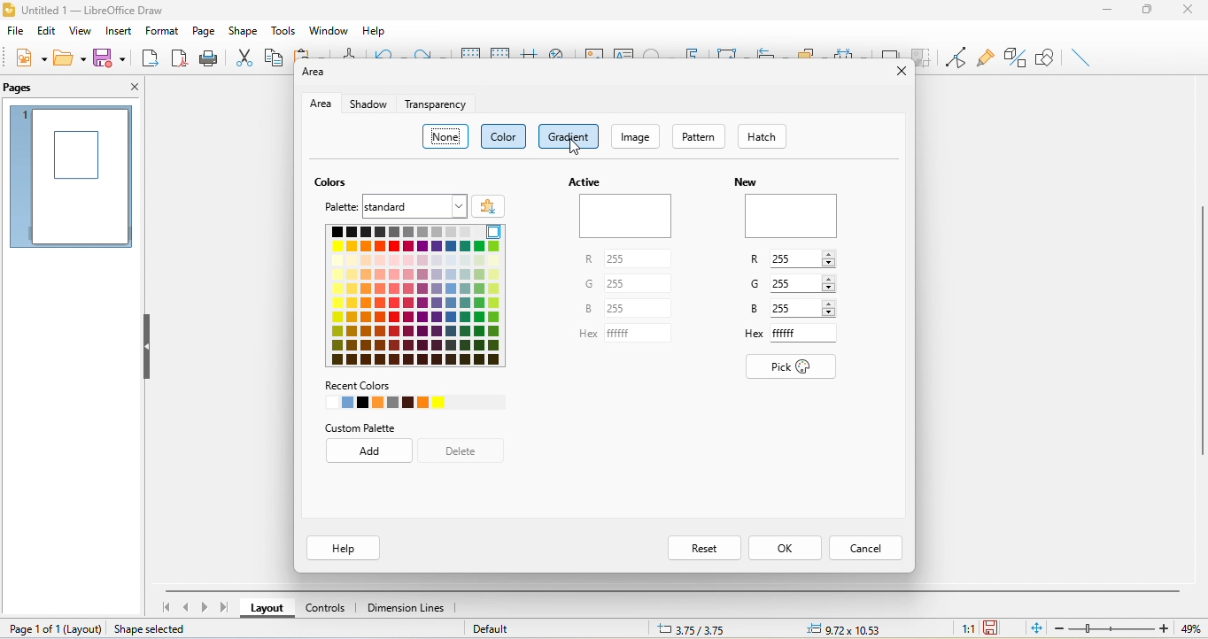 The width and height of the screenshot is (1208, 639). What do you see at coordinates (871, 548) in the screenshot?
I see `cancel` at bounding box center [871, 548].